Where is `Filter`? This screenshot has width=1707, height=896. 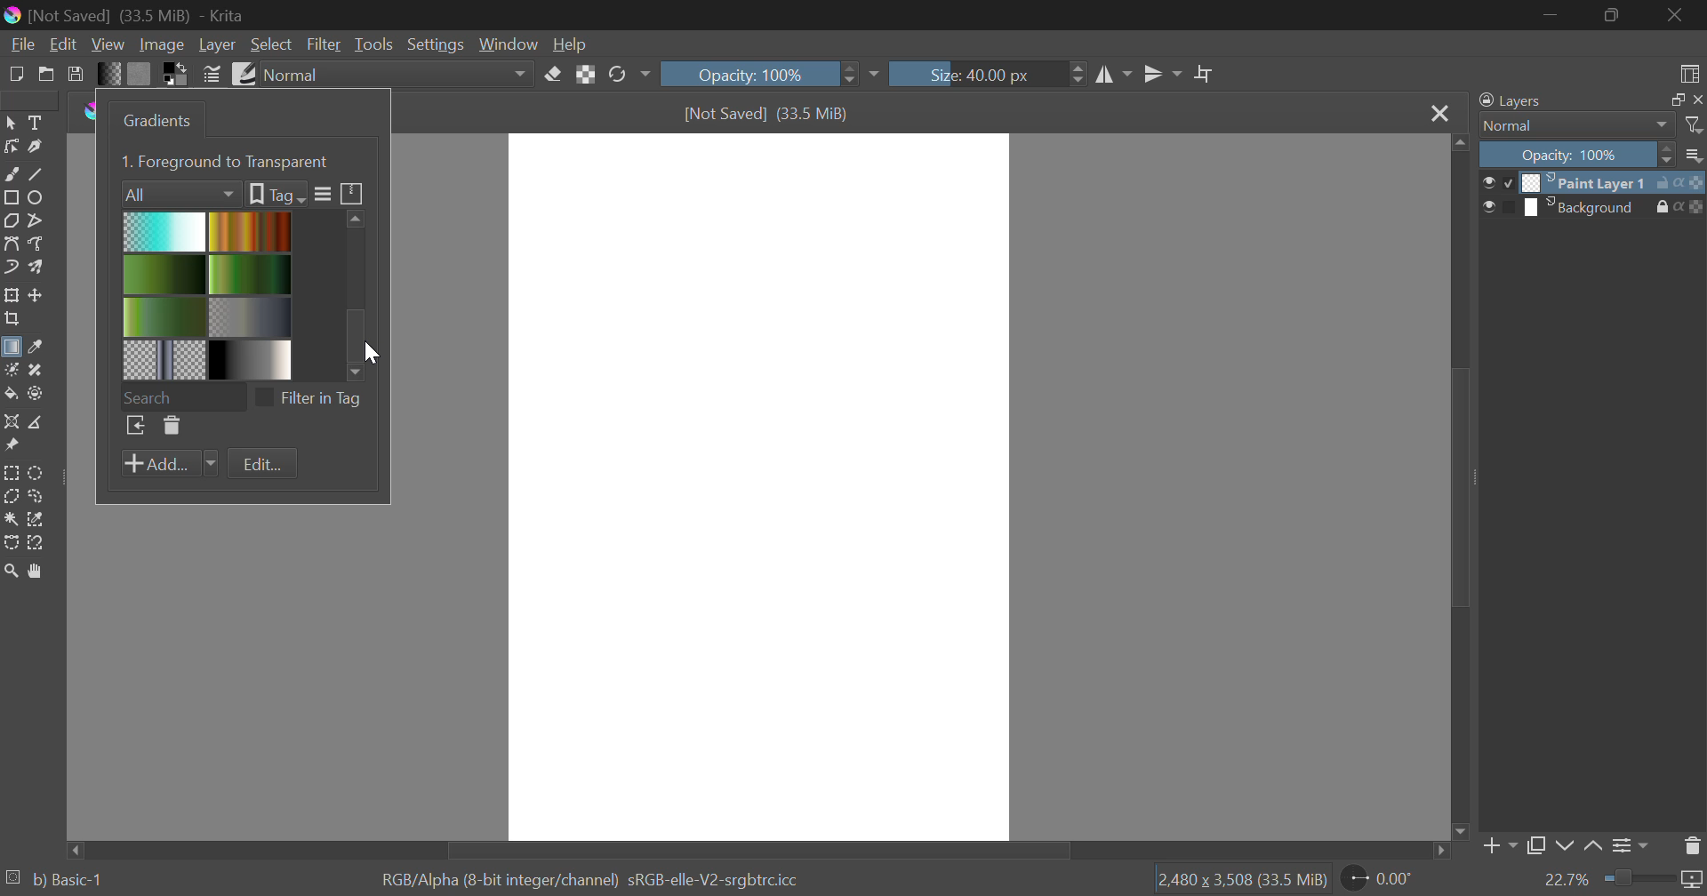 Filter is located at coordinates (325, 44).